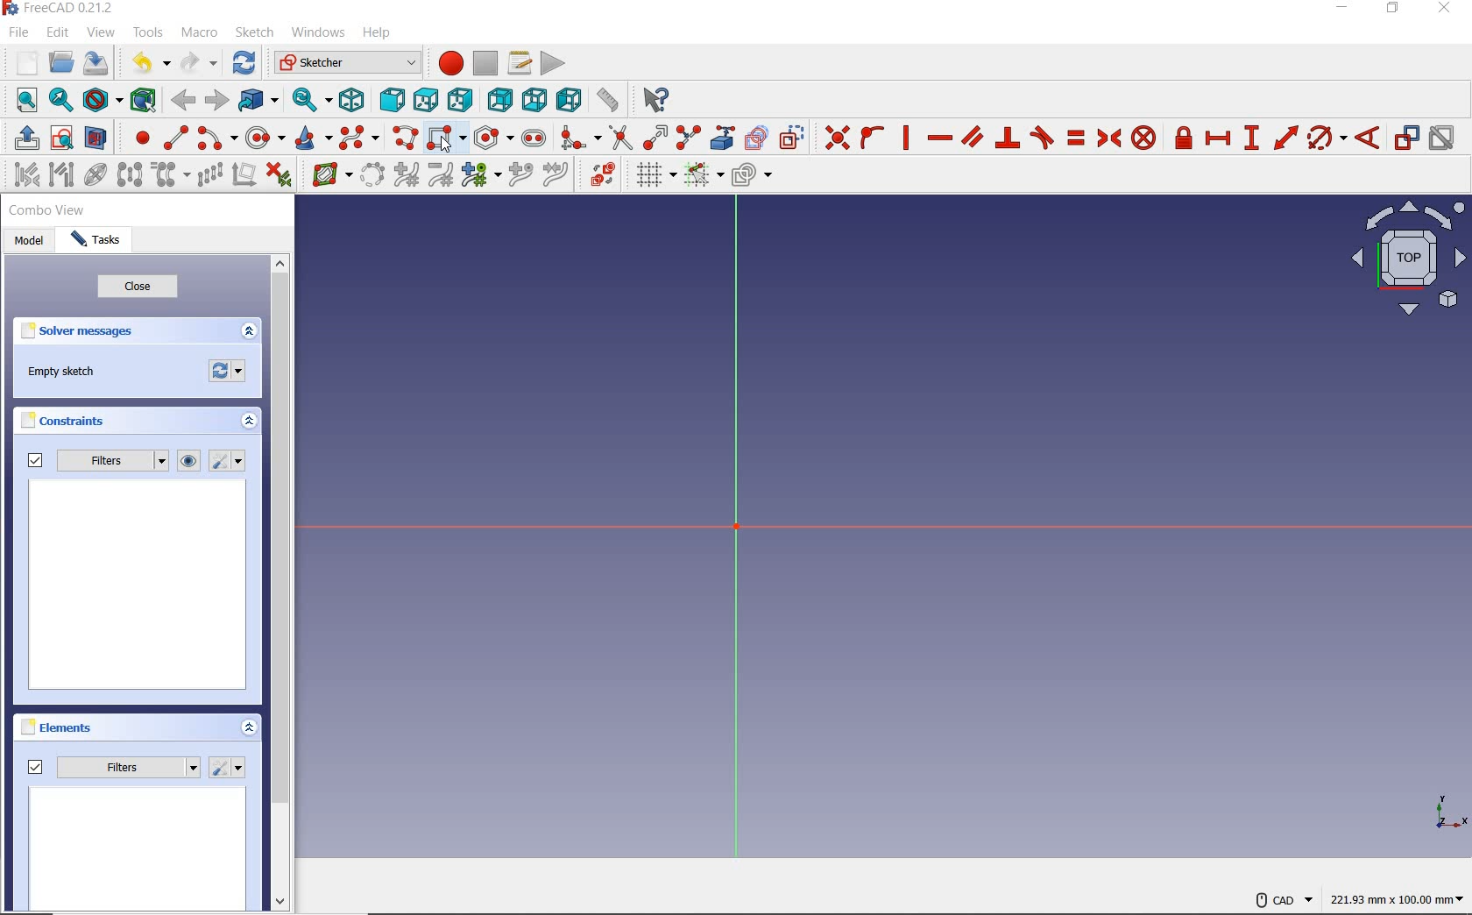 This screenshot has width=1472, height=915. I want to click on constrain horizontal ditance, so click(1220, 138).